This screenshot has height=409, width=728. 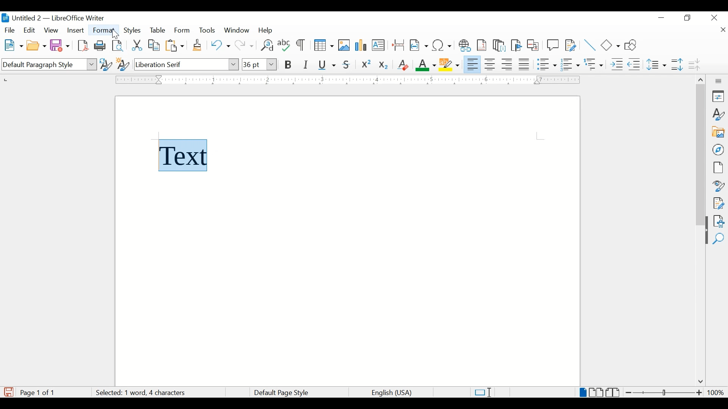 What do you see at coordinates (547, 64) in the screenshot?
I see `toggle unordered list` at bounding box center [547, 64].